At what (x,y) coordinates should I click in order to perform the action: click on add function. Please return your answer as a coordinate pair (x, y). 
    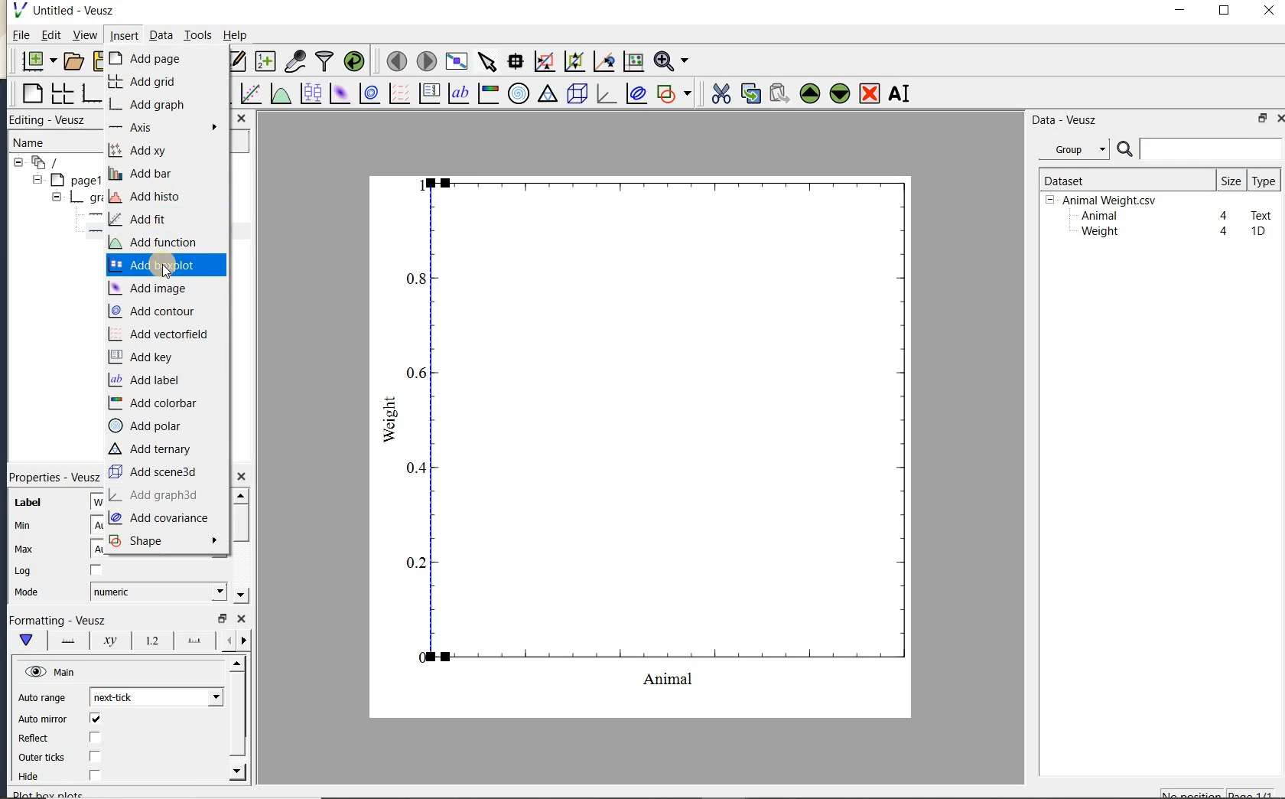
    Looking at the image, I should click on (161, 242).